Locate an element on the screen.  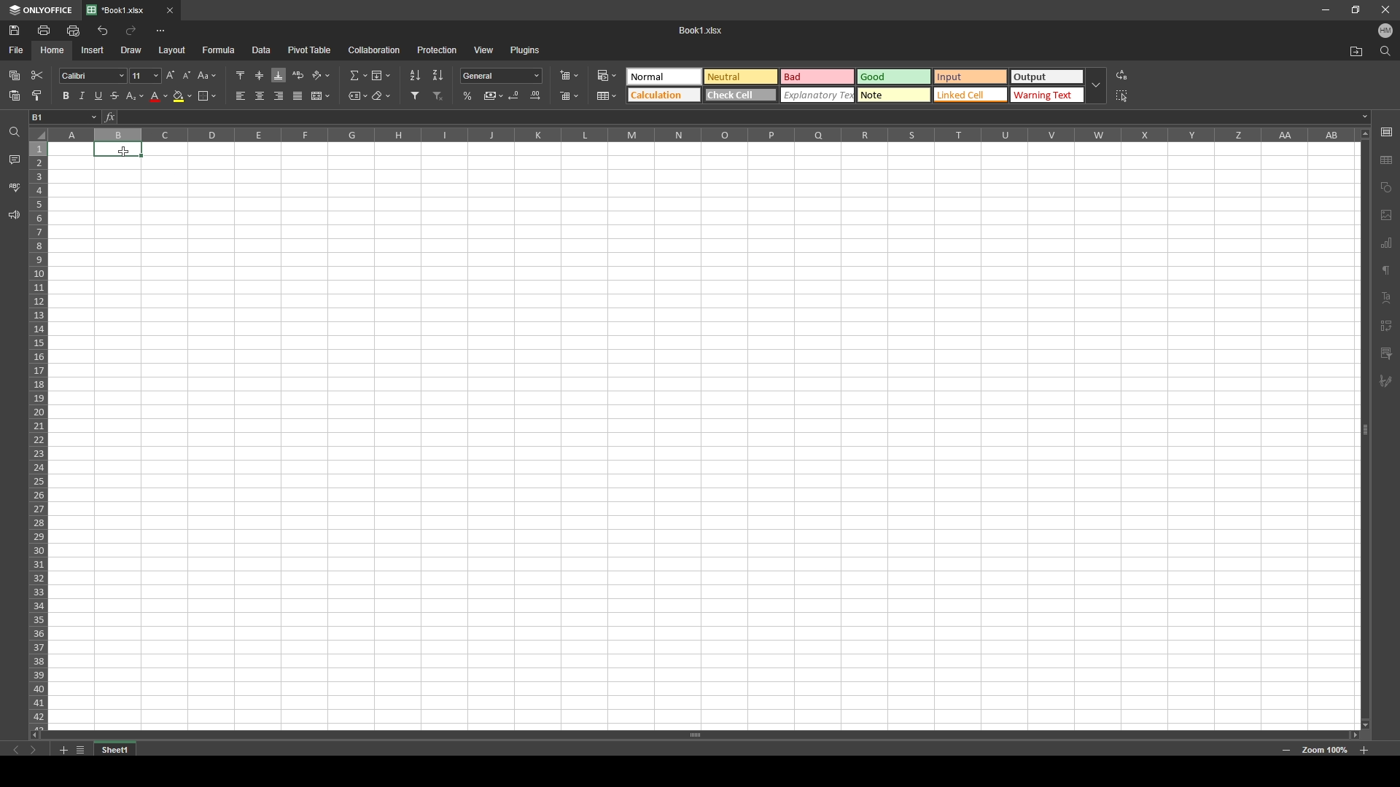
filter is located at coordinates (416, 95).